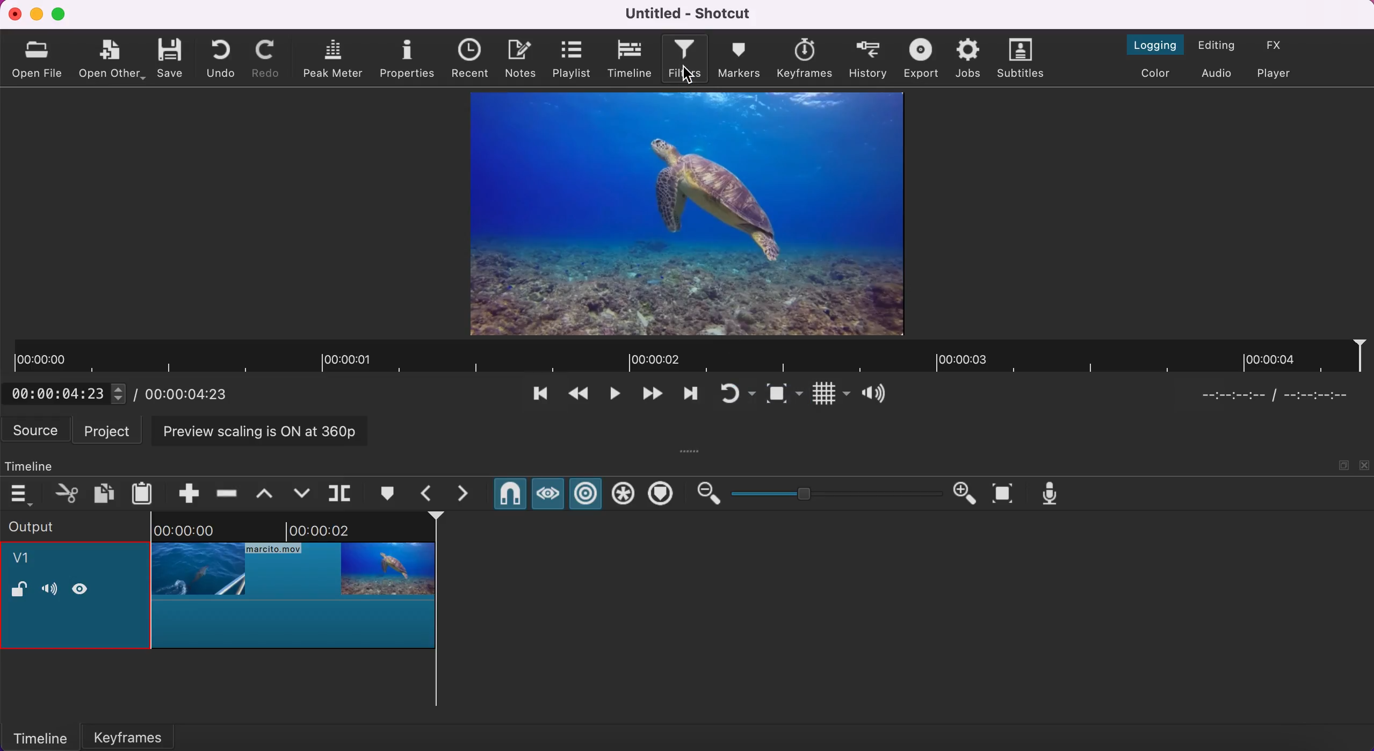  What do you see at coordinates (24, 494) in the screenshot?
I see `timeline menu` at bounding box center [24, 494].